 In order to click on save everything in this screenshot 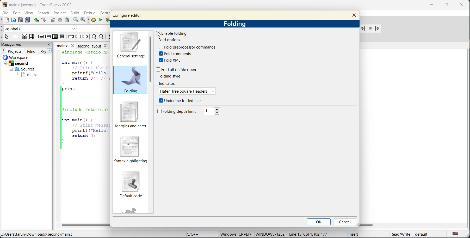, I will do `click(28, 20)`.